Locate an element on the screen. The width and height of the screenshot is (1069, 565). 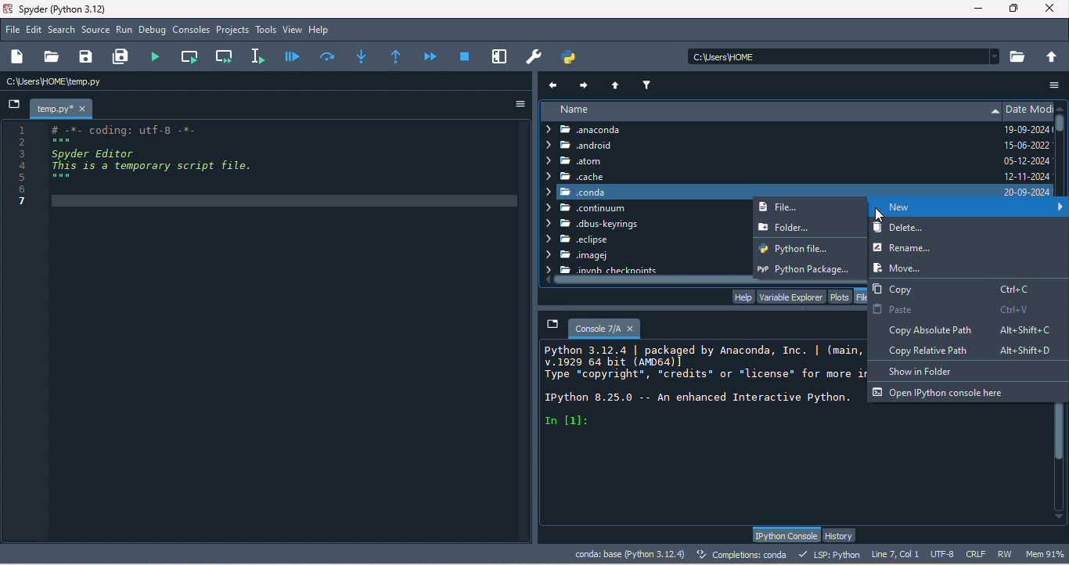
lsp python is located at coordinates (832, 554).